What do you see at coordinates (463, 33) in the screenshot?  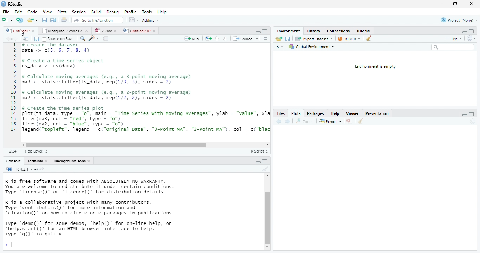 I see `minimize` at bounding box center [463, 33].